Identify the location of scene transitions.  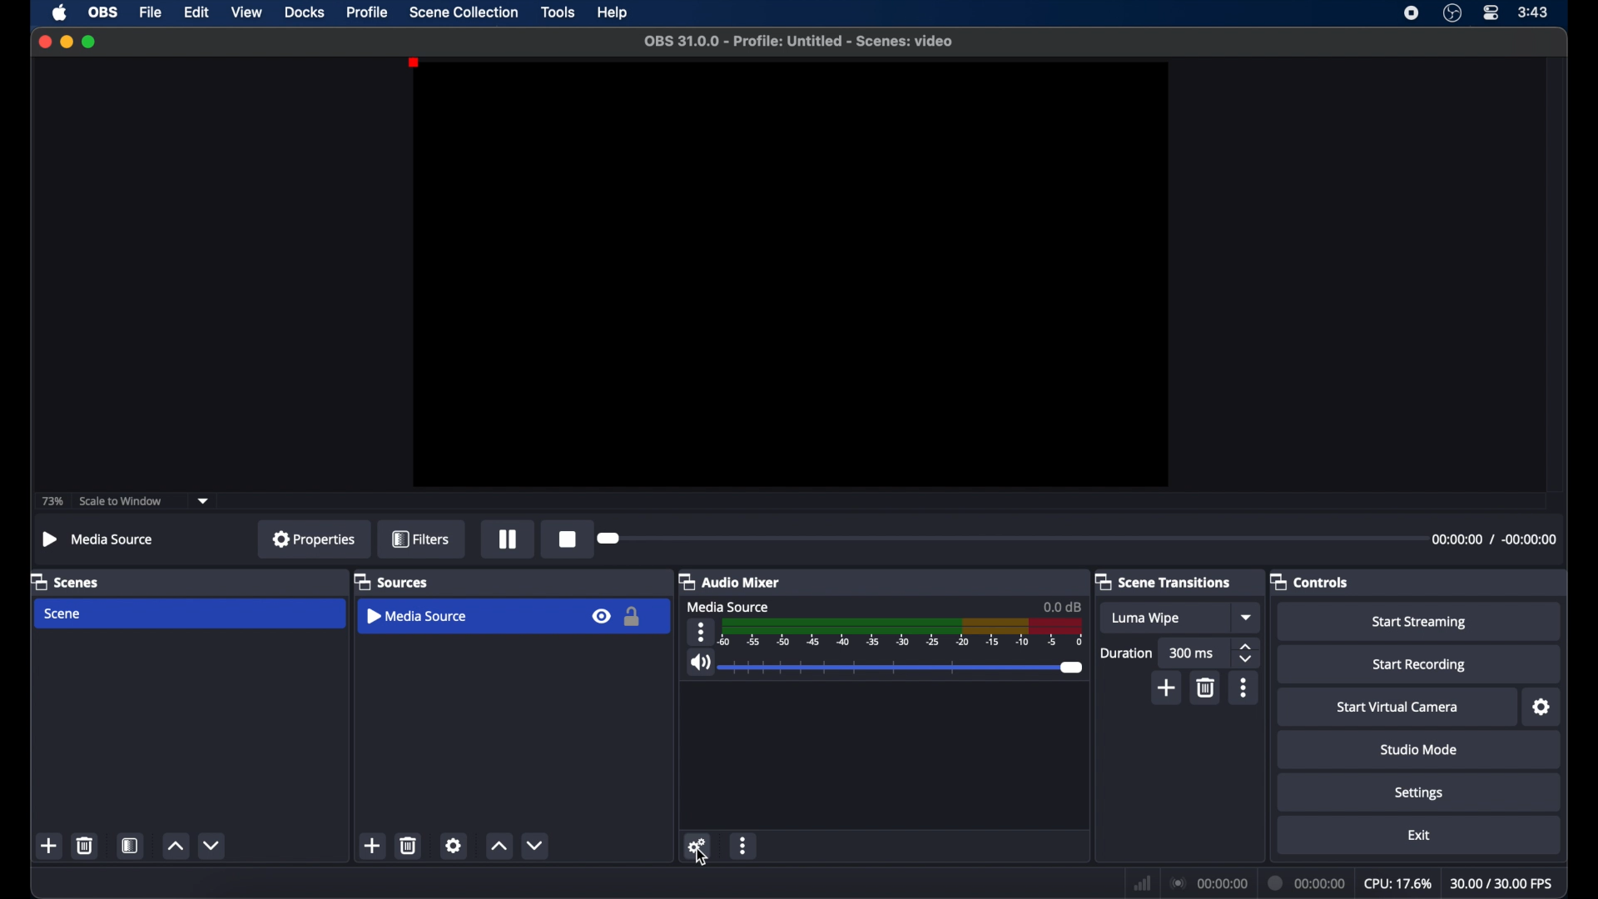
(1162, 581).